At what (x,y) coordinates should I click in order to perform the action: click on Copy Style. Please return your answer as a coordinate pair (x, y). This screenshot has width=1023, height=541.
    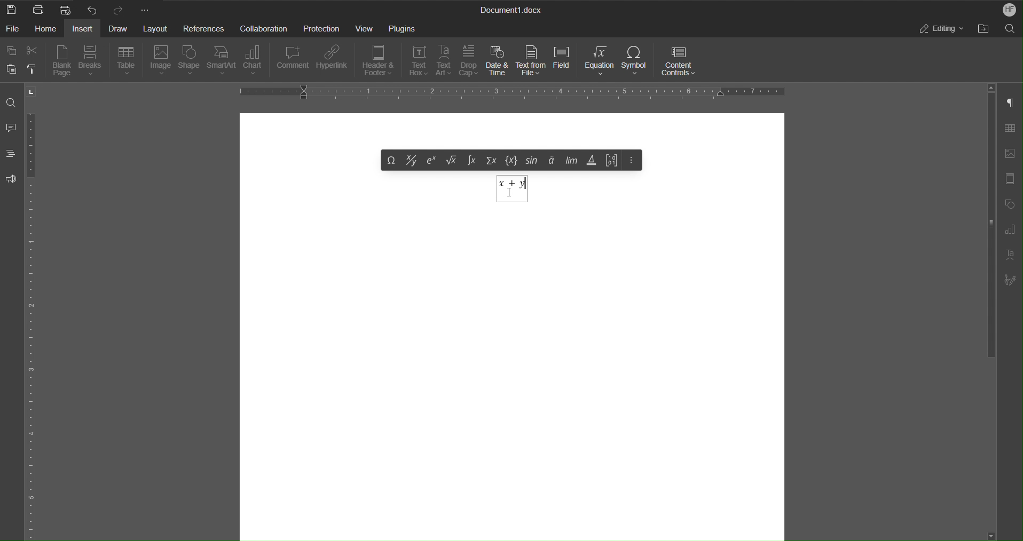
    Looking at the image, I should click on (33, 69).